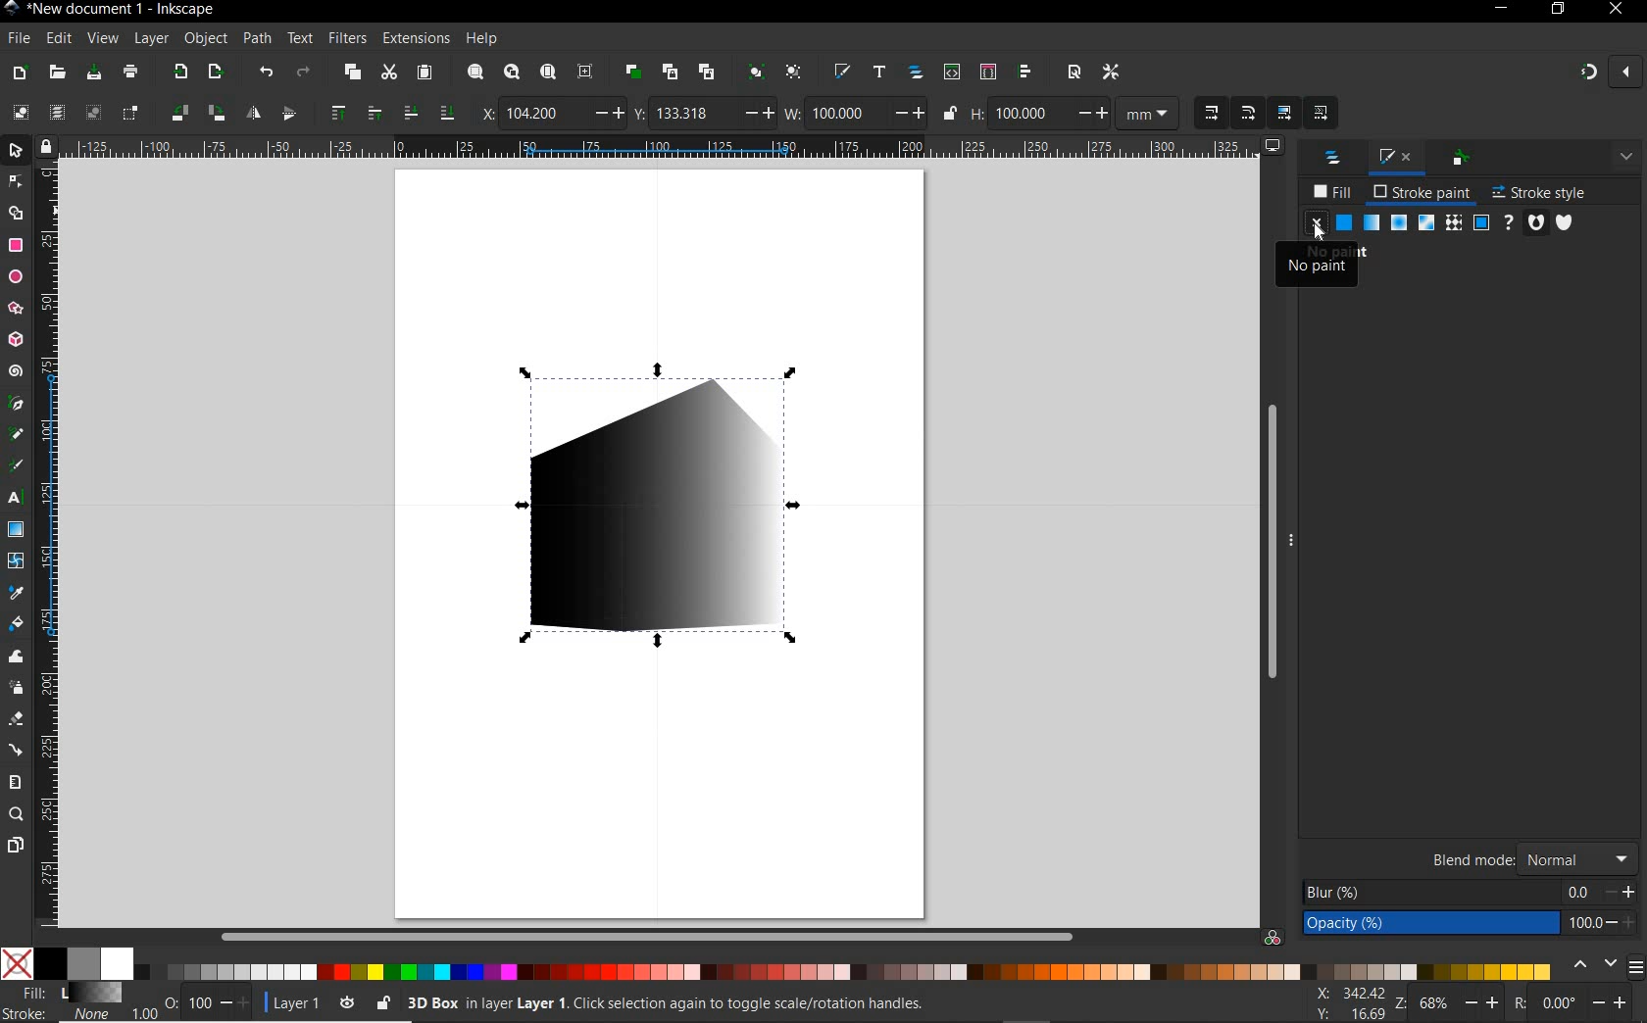 This screenshot has width=1647, height=1023. Describe the element at coordinates (1483, 1001) in the screenshot. I see `increase/decrease` at that location.